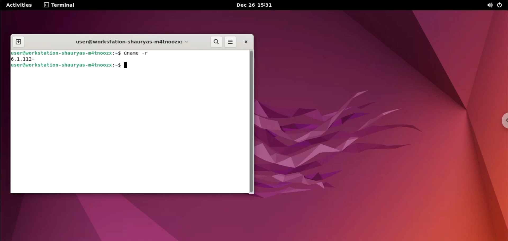  Describe the element at coordinates (137, 53) in the screenshot. I see `uname -r` at that location.